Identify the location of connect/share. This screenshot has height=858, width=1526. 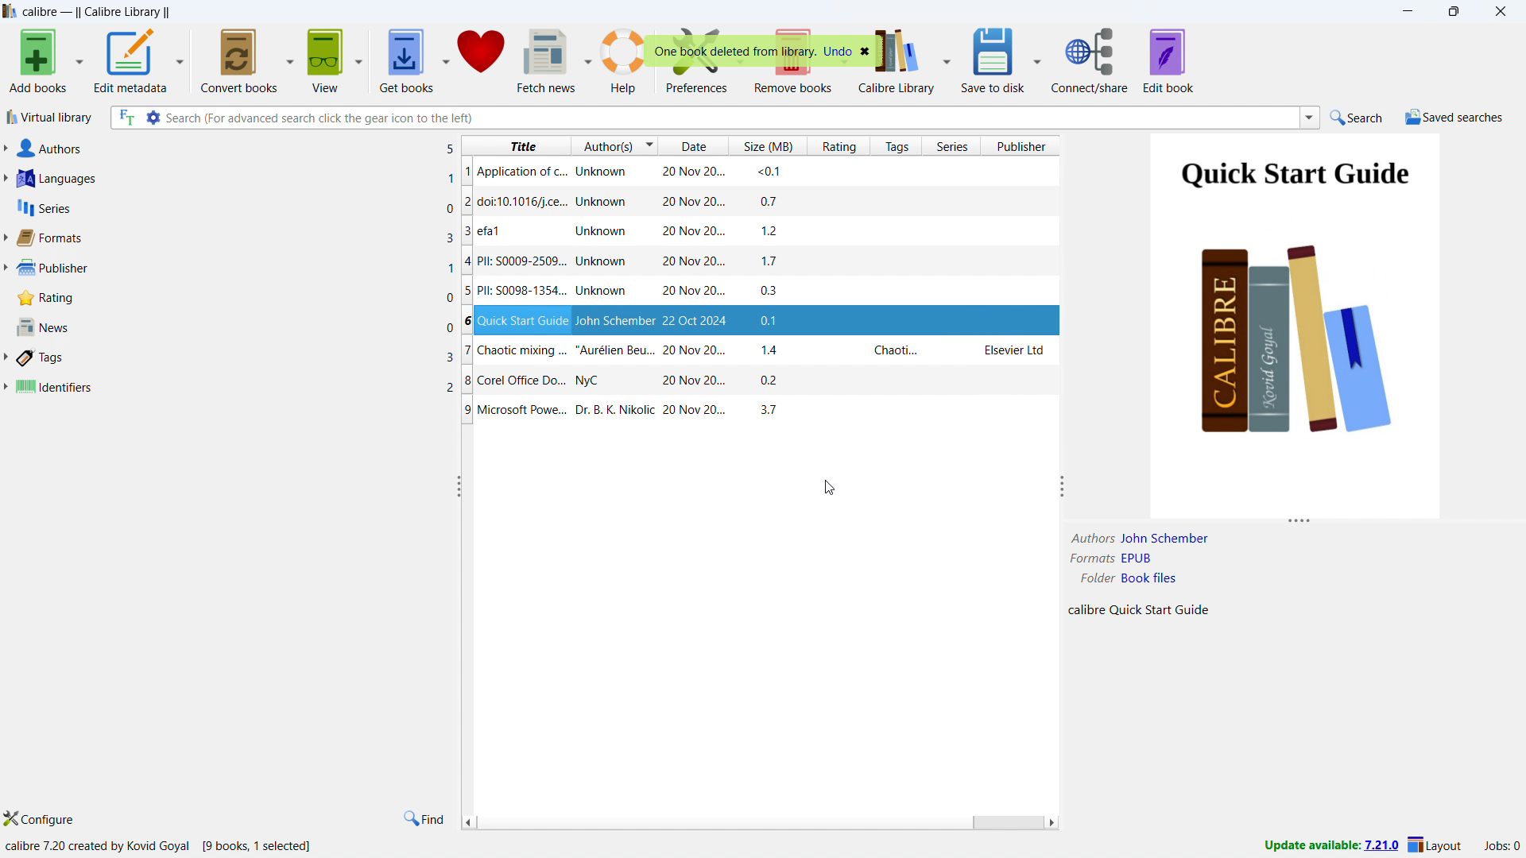
(1091, 60).